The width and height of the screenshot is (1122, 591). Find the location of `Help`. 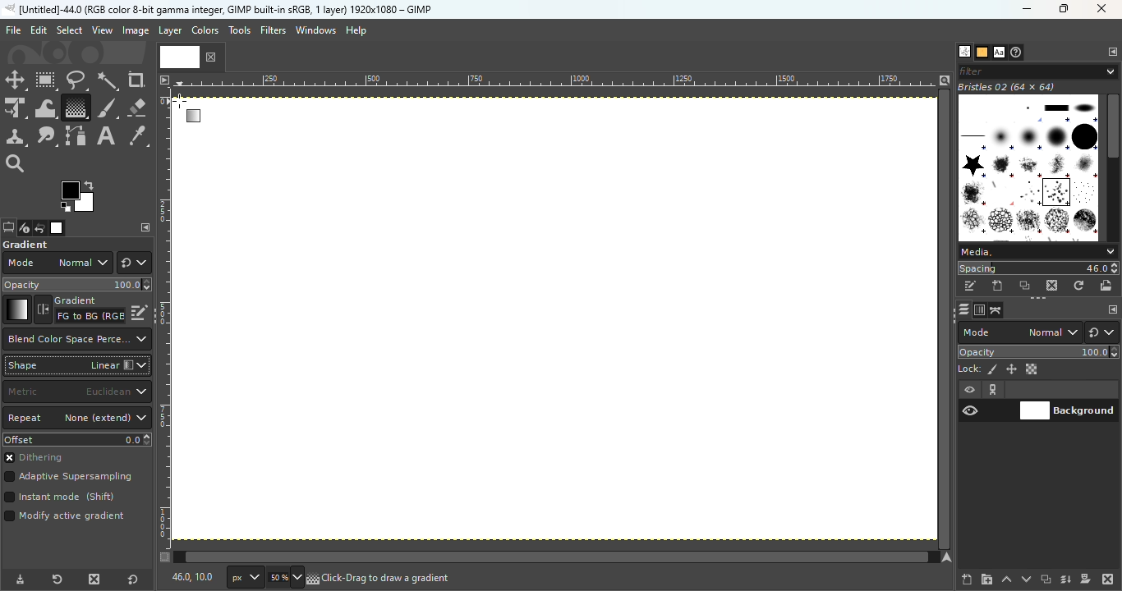

Help is located at coordinates (358, 30).